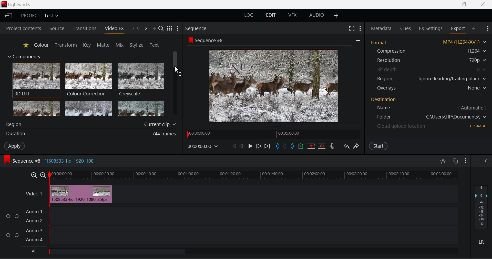 The image size is (492, 259). I want to click on VFX Layout, so click(292, 16).